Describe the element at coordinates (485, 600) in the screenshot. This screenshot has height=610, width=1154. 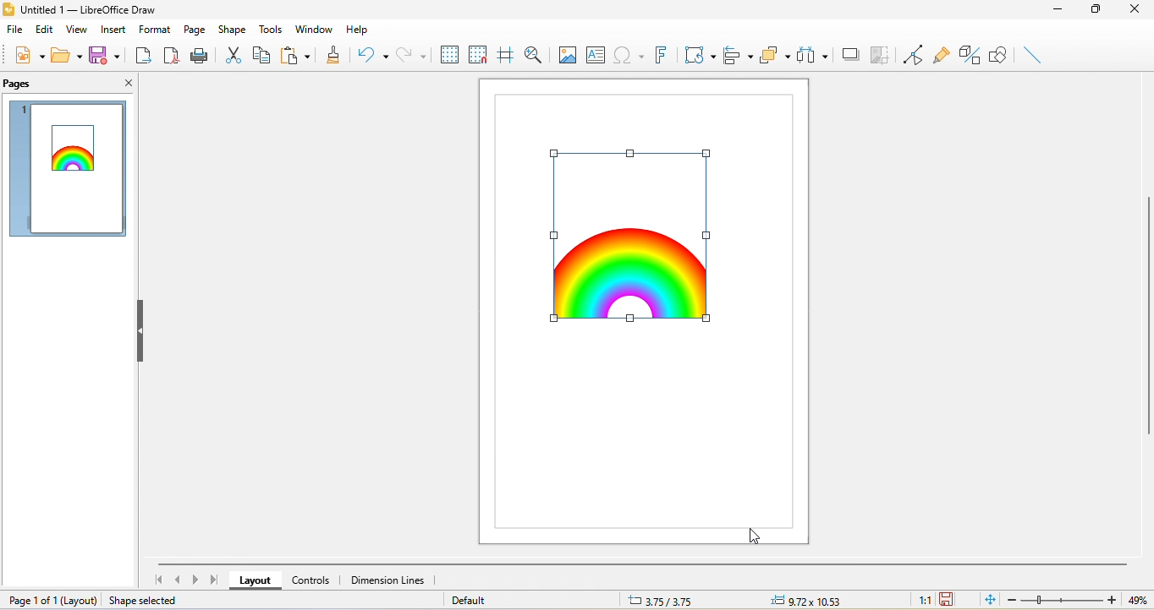
I see `default` at that location.